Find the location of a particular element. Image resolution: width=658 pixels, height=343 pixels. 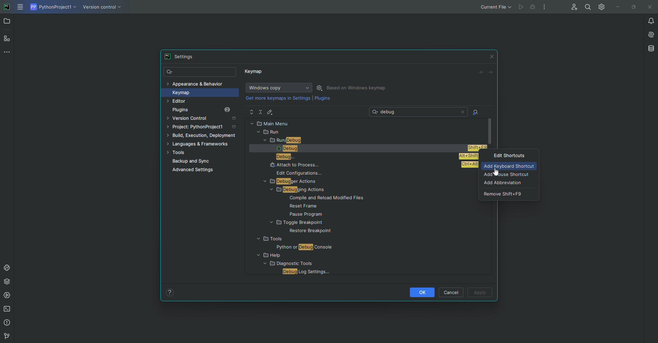

DEBUGGING ACTIONS is located at coordinates (300, 190).